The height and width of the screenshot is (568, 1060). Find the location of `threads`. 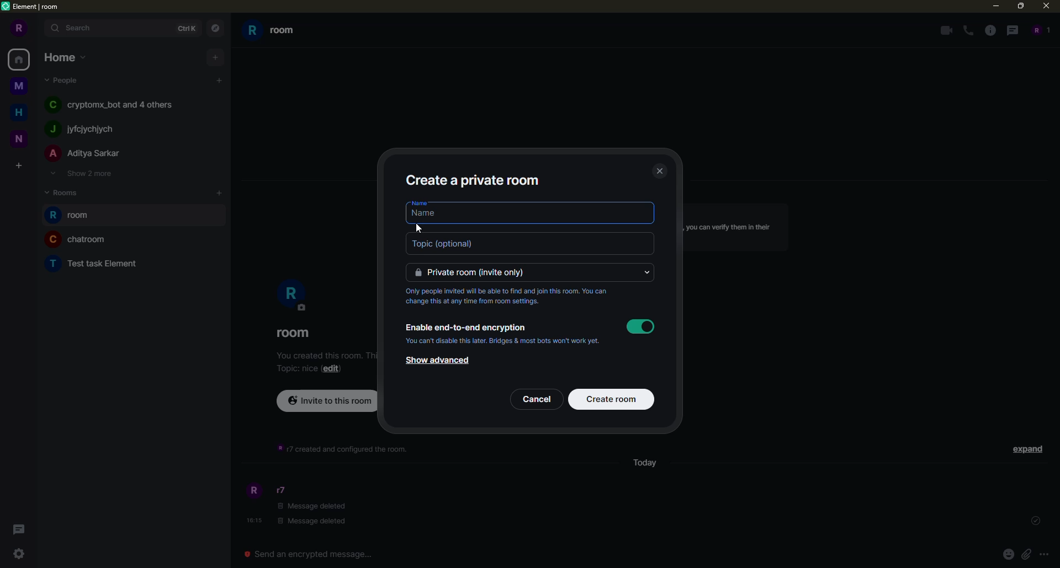

threads is located at coordinates (1012, 30).